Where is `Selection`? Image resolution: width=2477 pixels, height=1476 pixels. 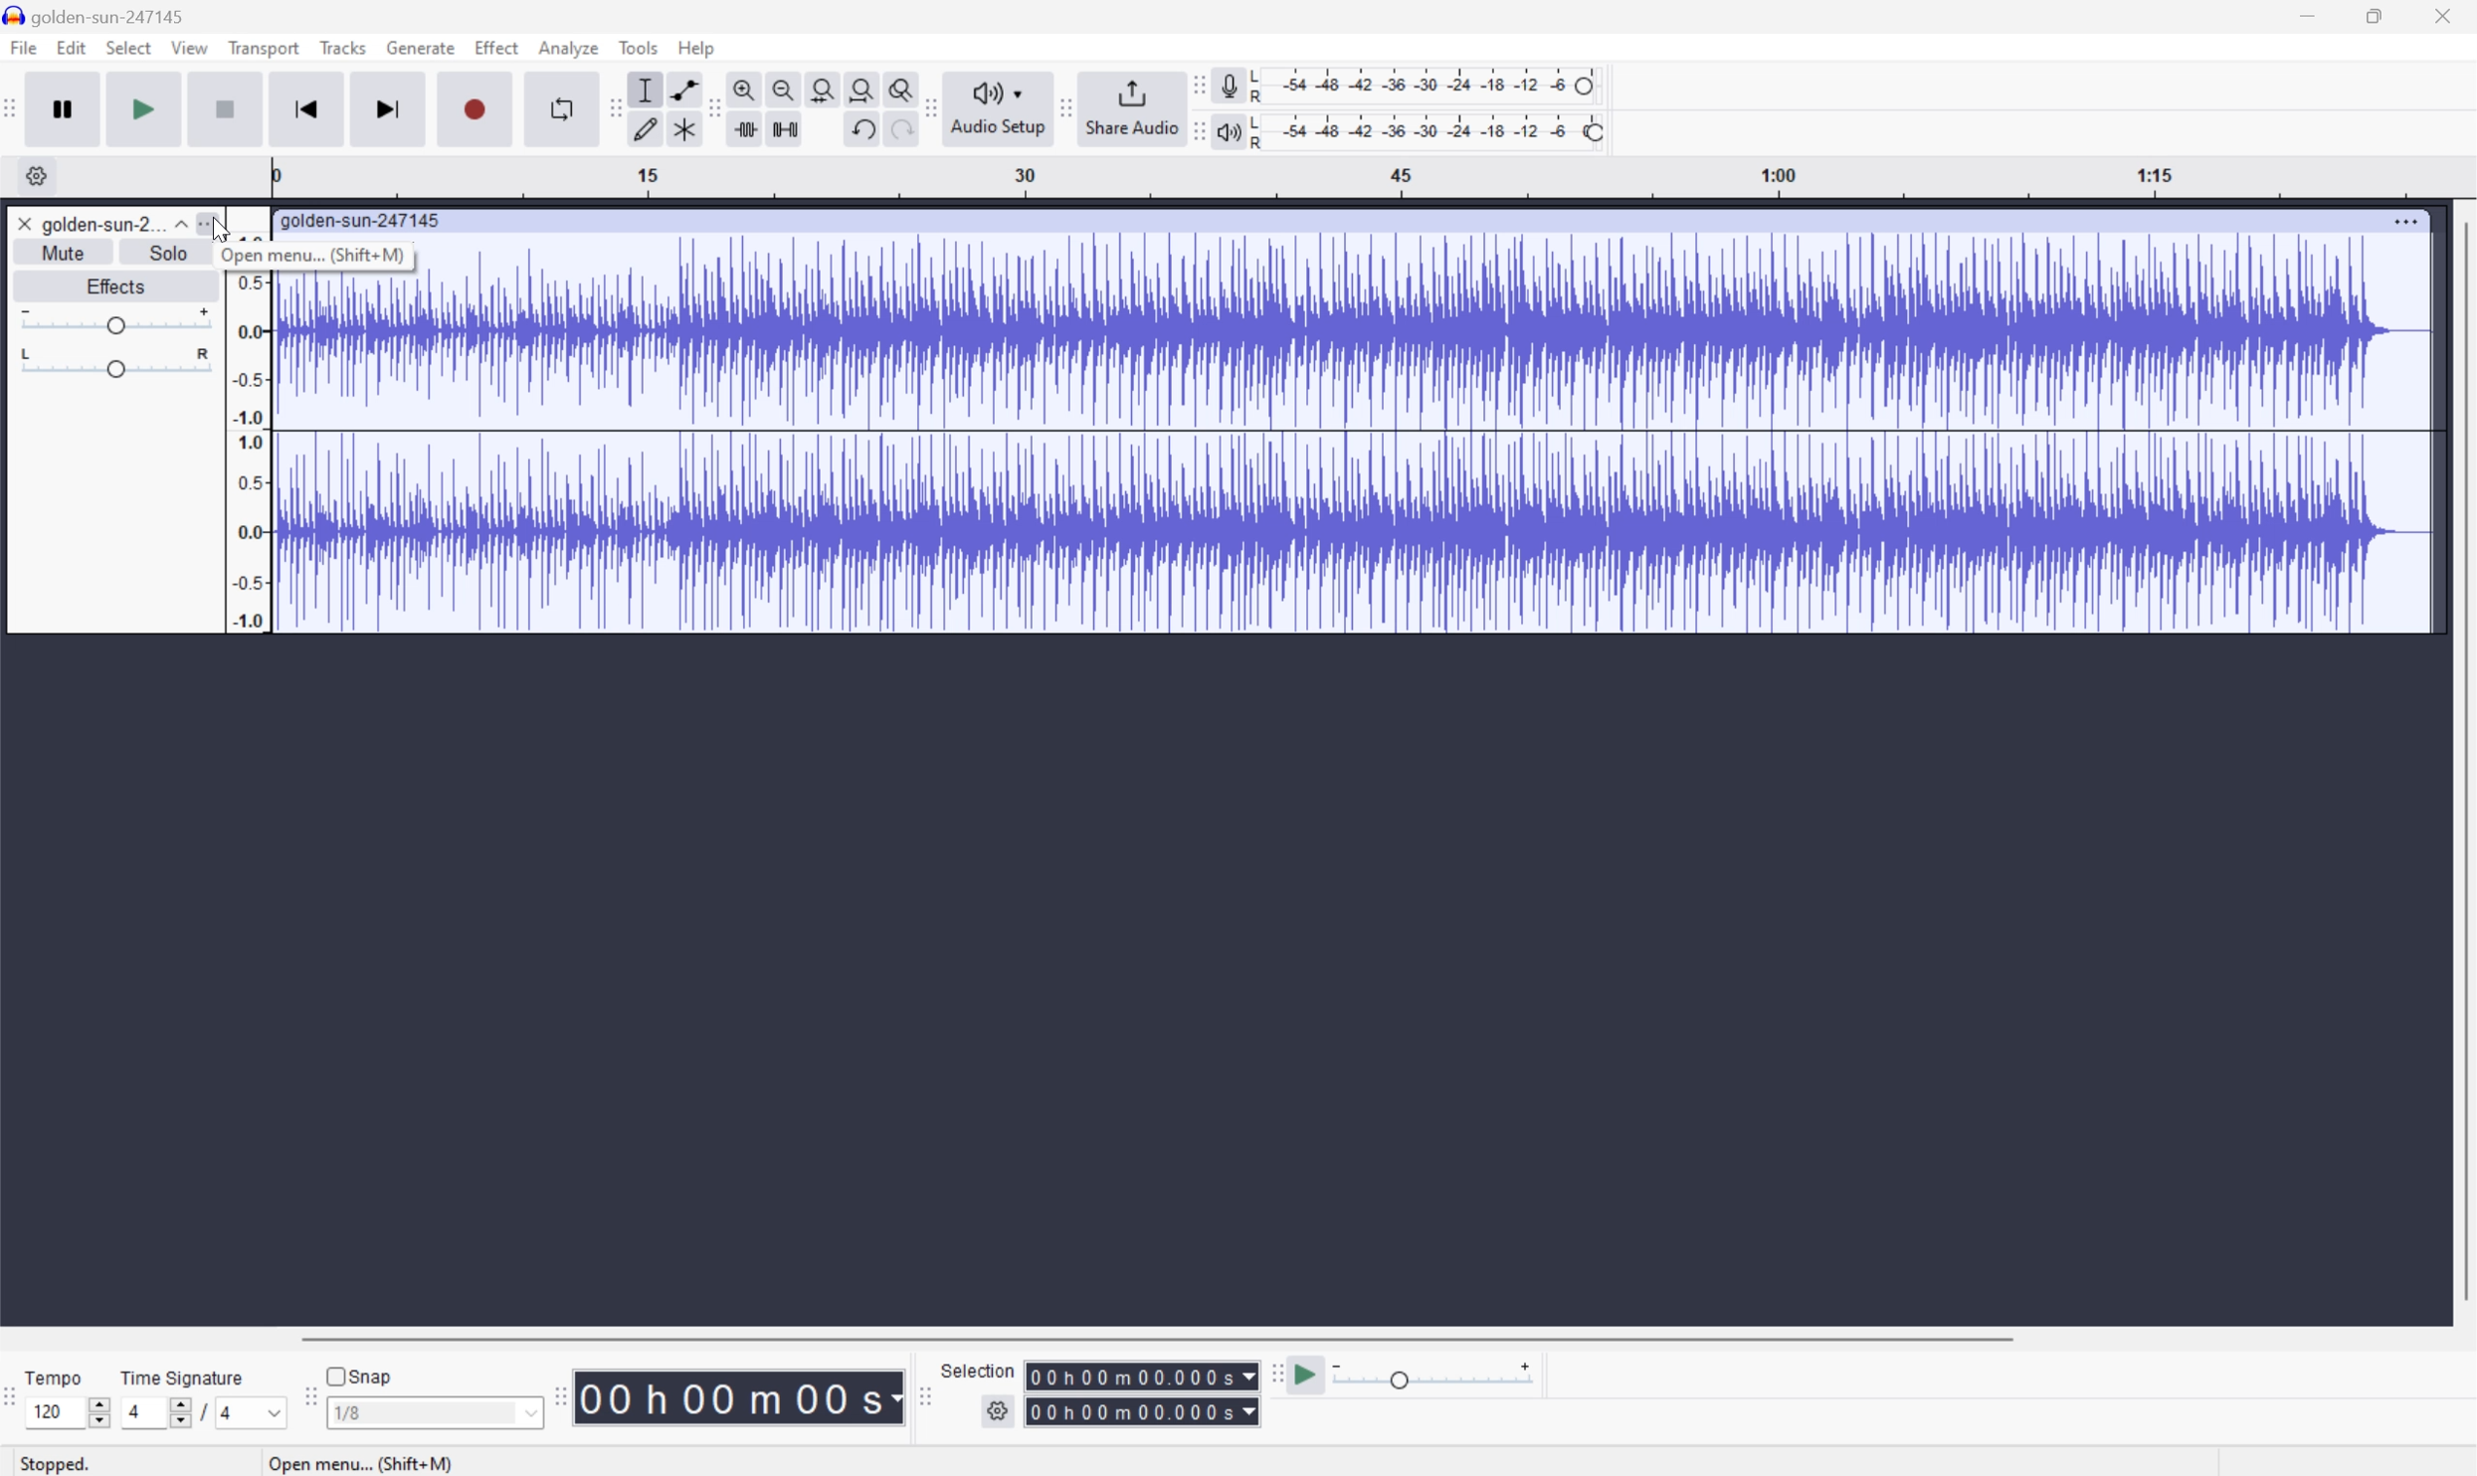 Selection is located at coordinates (1143, 1393).